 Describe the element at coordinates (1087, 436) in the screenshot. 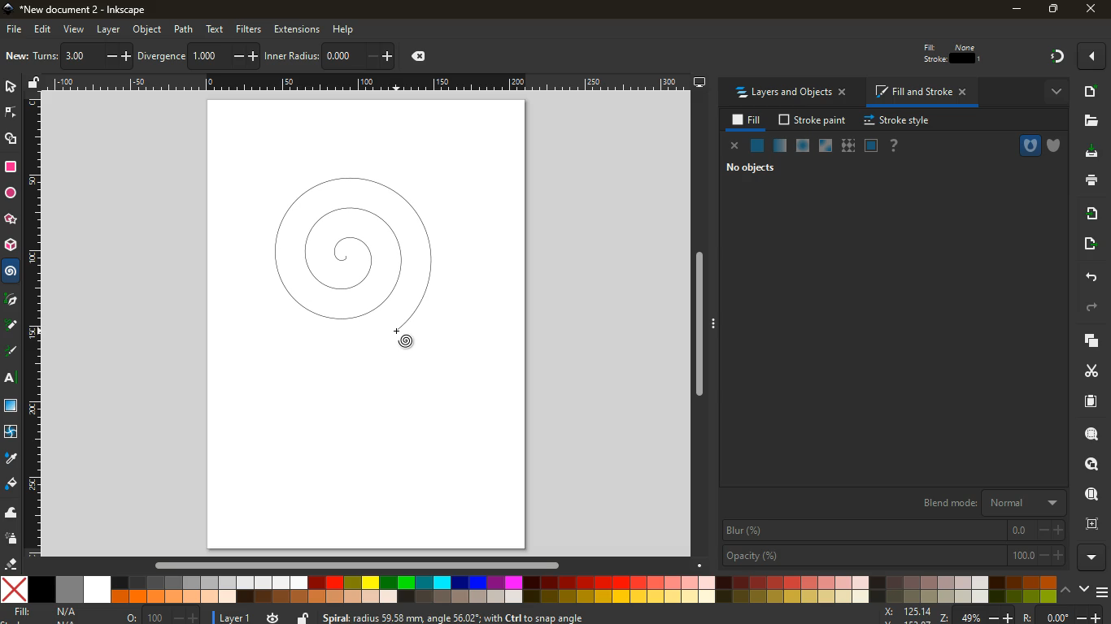

I see `search` at that location.